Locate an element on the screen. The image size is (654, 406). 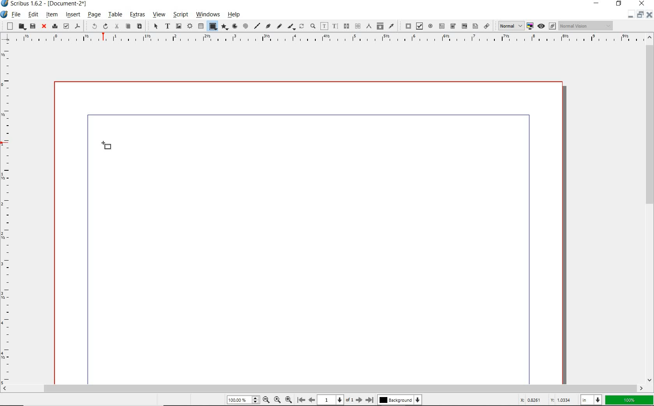
select item is located at coordinates (155, 26).